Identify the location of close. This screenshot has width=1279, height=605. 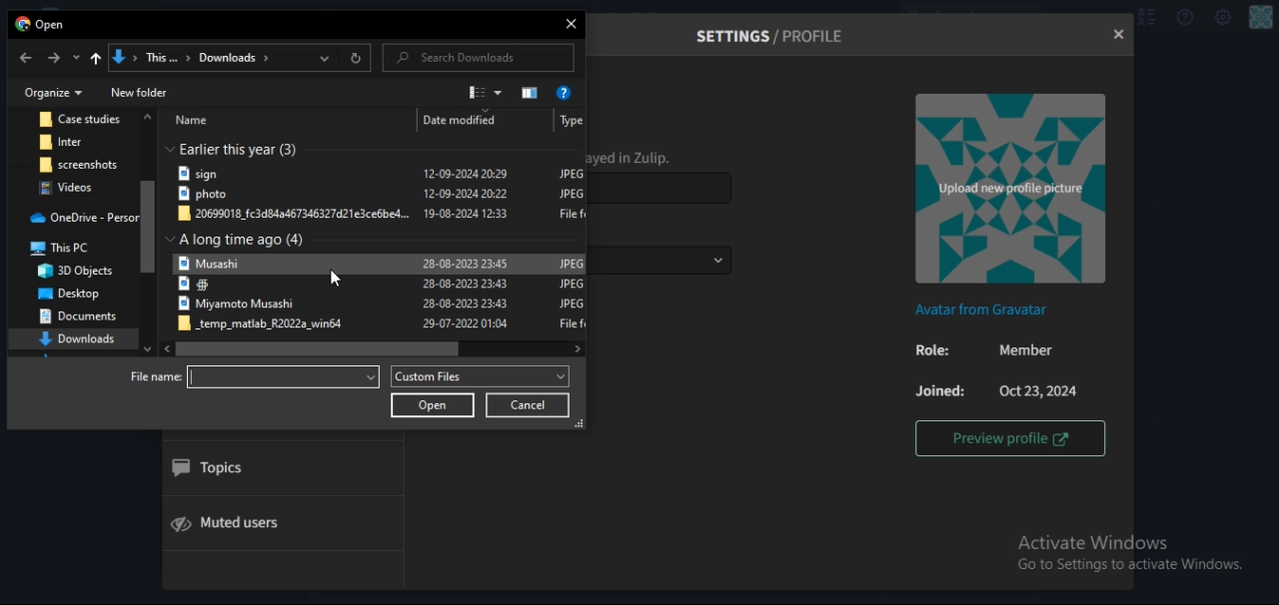
(573, 26).